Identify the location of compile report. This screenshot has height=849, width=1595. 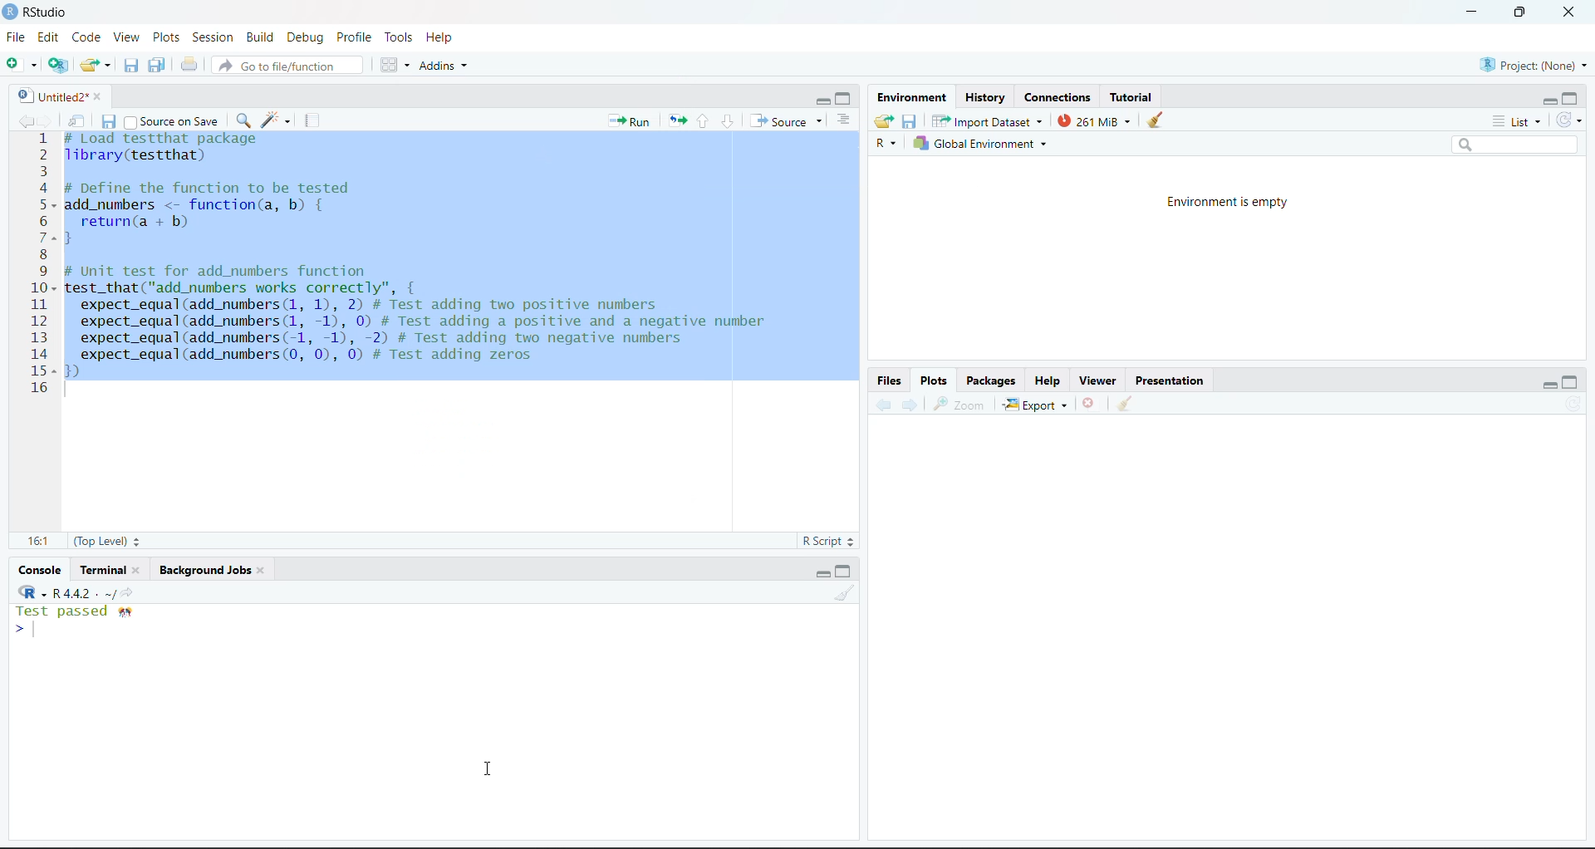
(313, 120).